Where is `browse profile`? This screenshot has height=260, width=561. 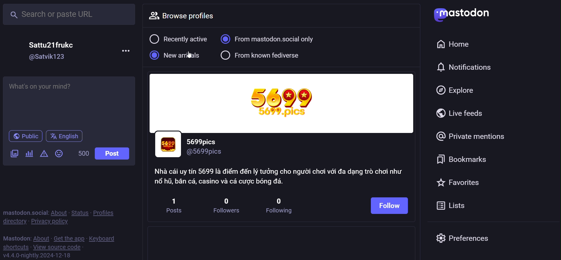
browse profile is located at coordinates (183, 17).